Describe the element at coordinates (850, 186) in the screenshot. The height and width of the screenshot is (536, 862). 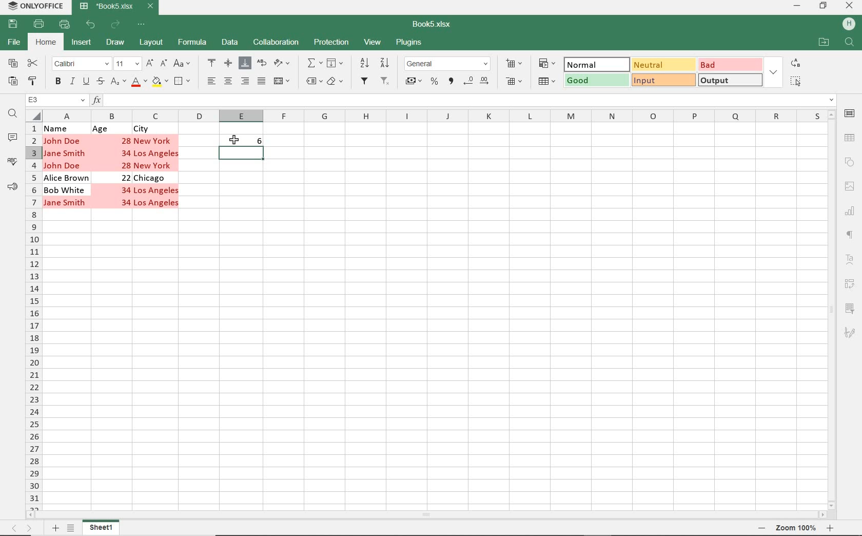
I see `IMAGE` at that location.